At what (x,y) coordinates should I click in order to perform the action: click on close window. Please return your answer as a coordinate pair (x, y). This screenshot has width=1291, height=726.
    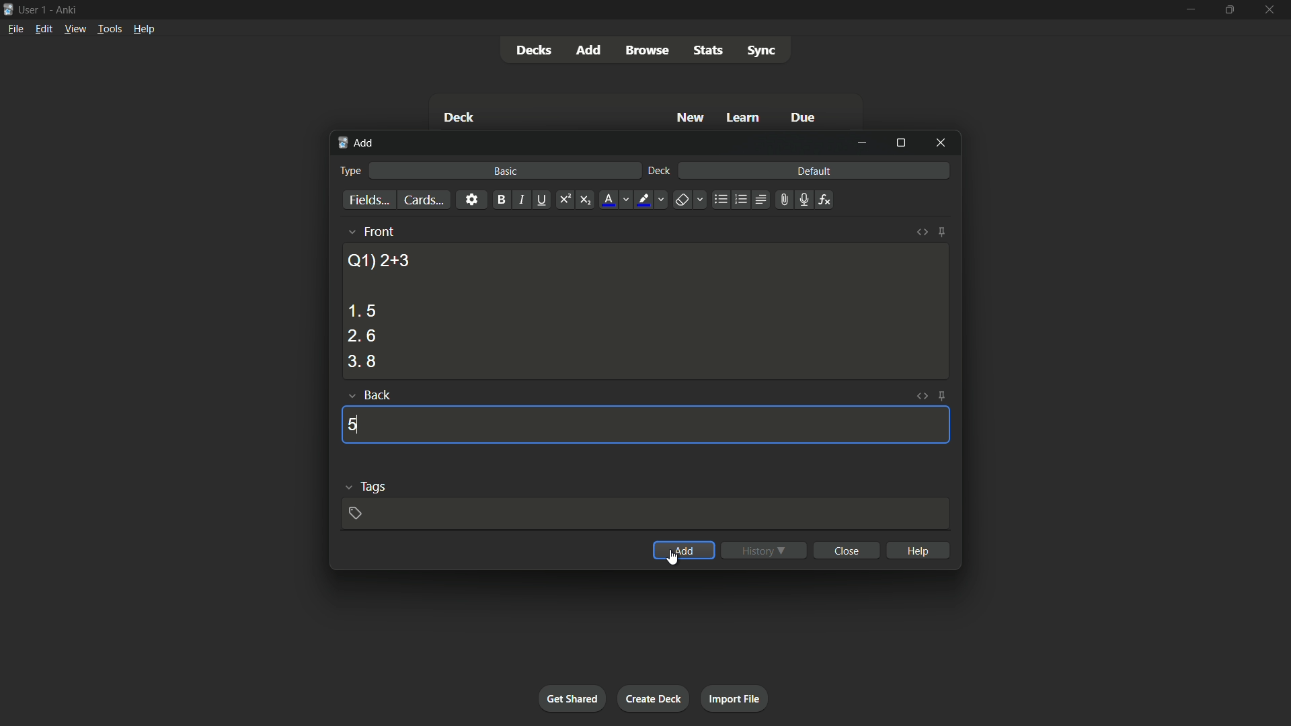
    Looking at the image, I should click on (941, 142).